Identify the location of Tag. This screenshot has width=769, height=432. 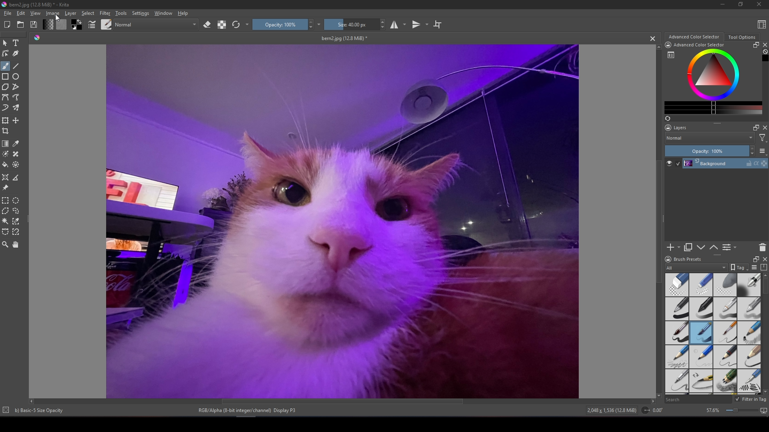
(740, 268).